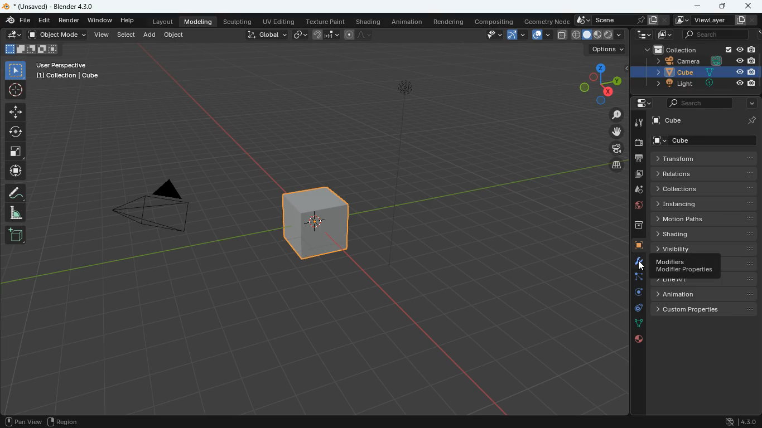 The width and height of the screenshot is (762, 428). I want to click on shading, so click(703, 234).